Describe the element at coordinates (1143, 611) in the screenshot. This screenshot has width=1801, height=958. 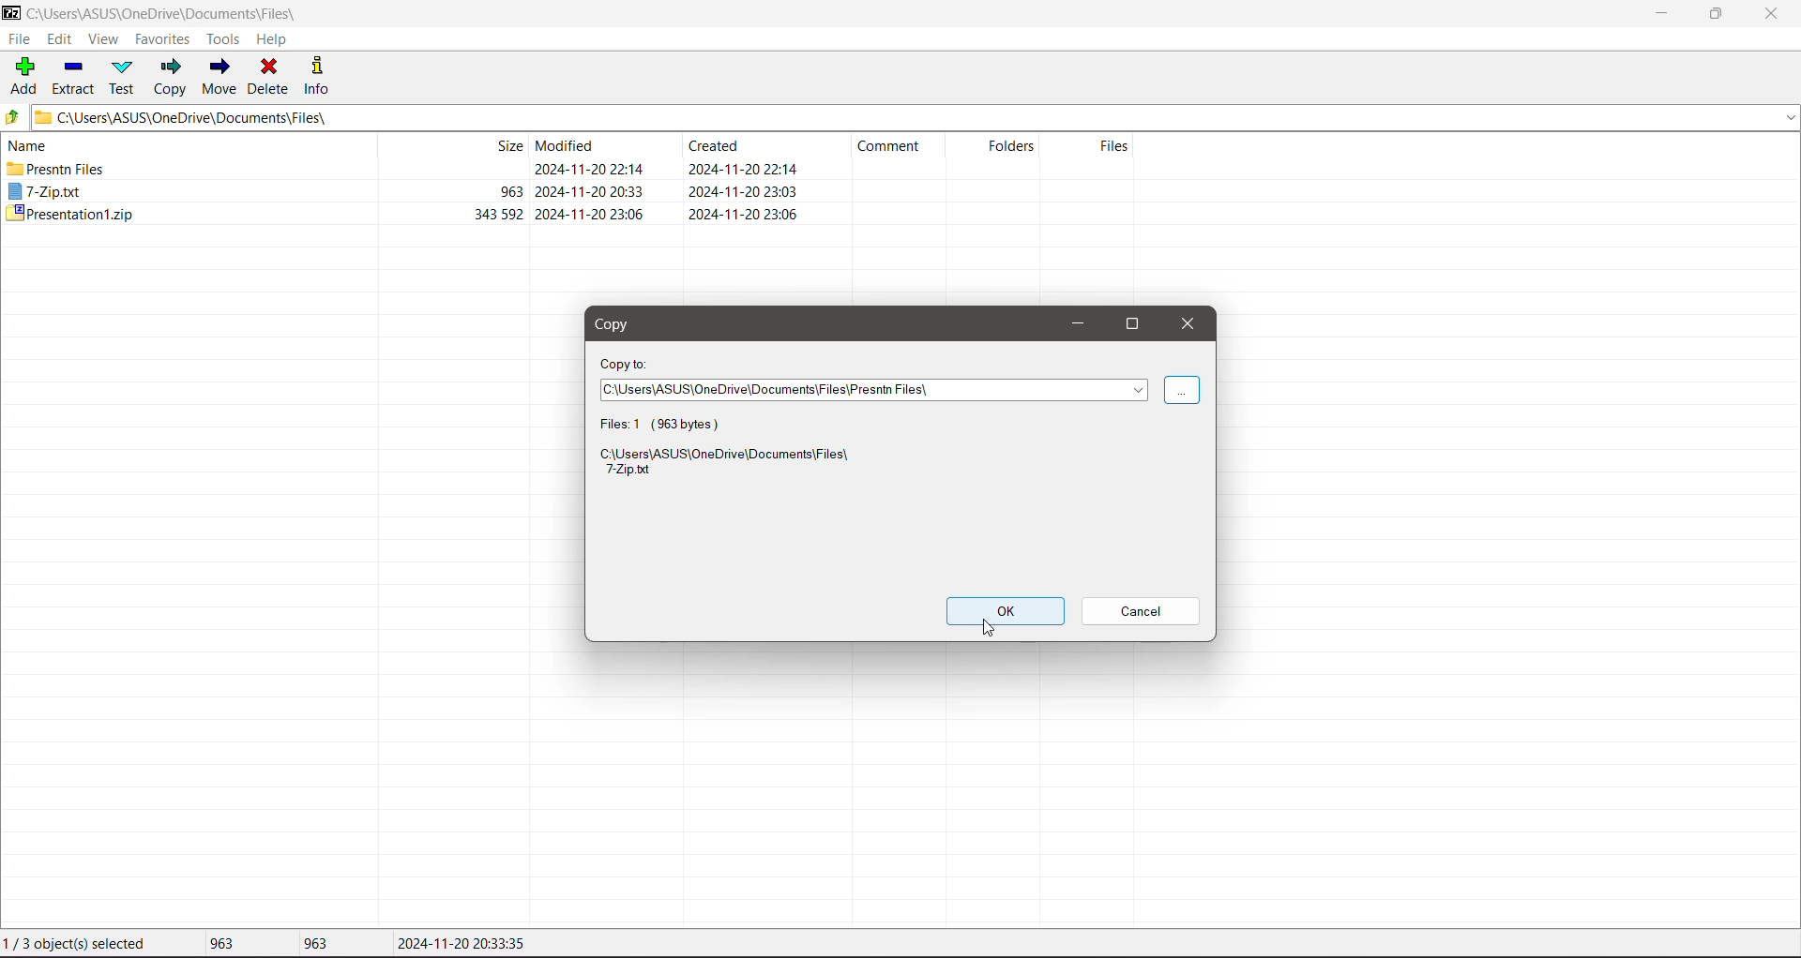
I see `Cancel` at that location.